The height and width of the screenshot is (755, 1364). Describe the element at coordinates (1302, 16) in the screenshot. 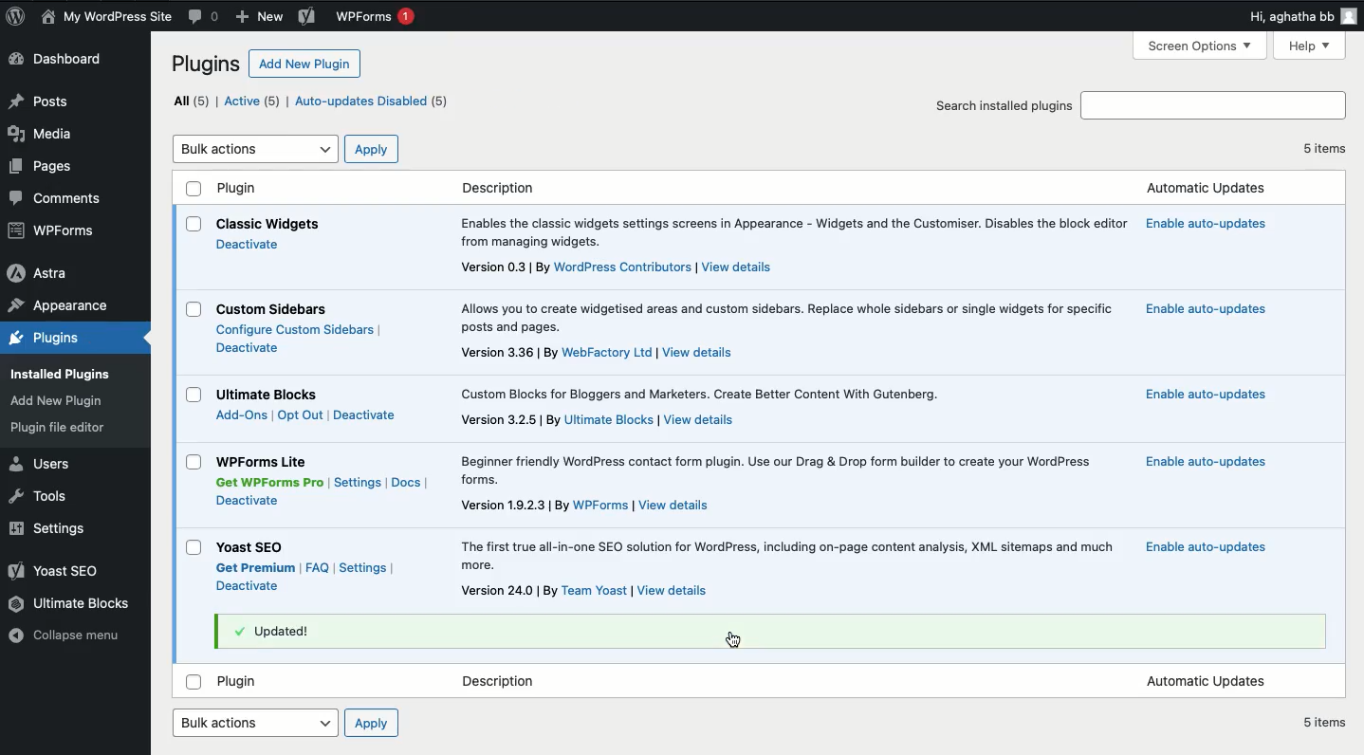

I see `Hi user` at that location.